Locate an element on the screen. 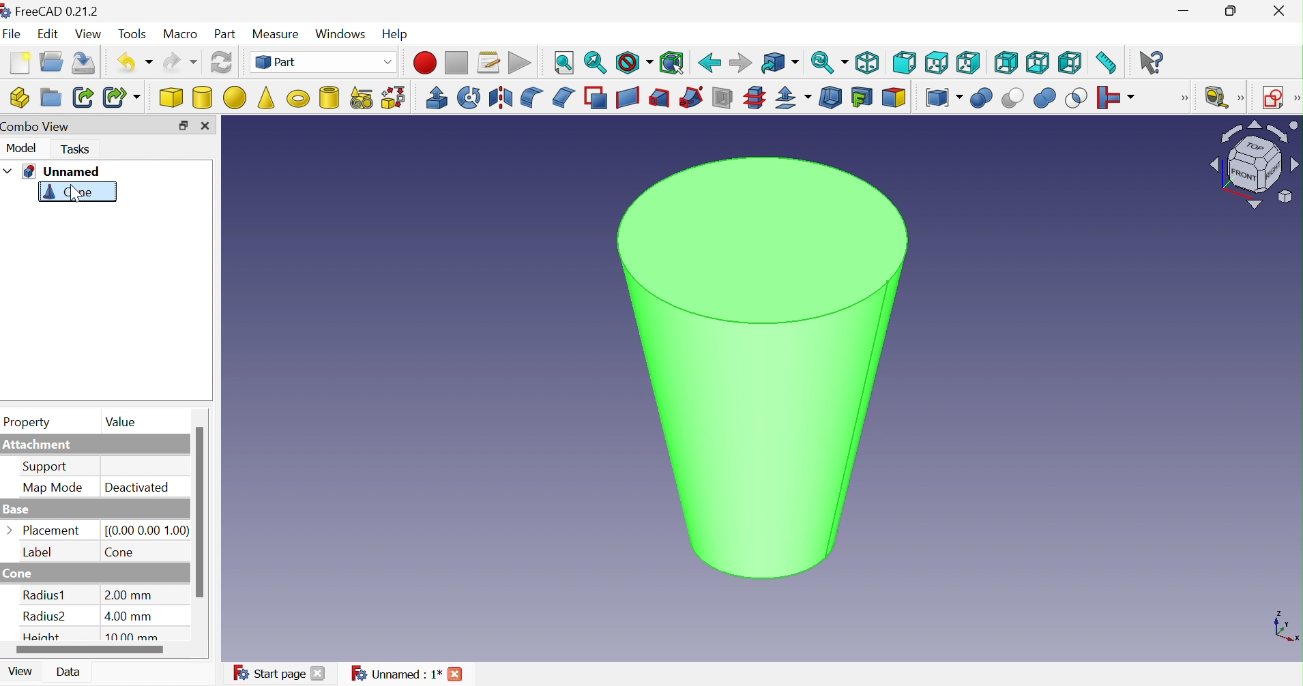 This screenshot has height=686, width=1303. Pointer is located at coordinates (78, 203).